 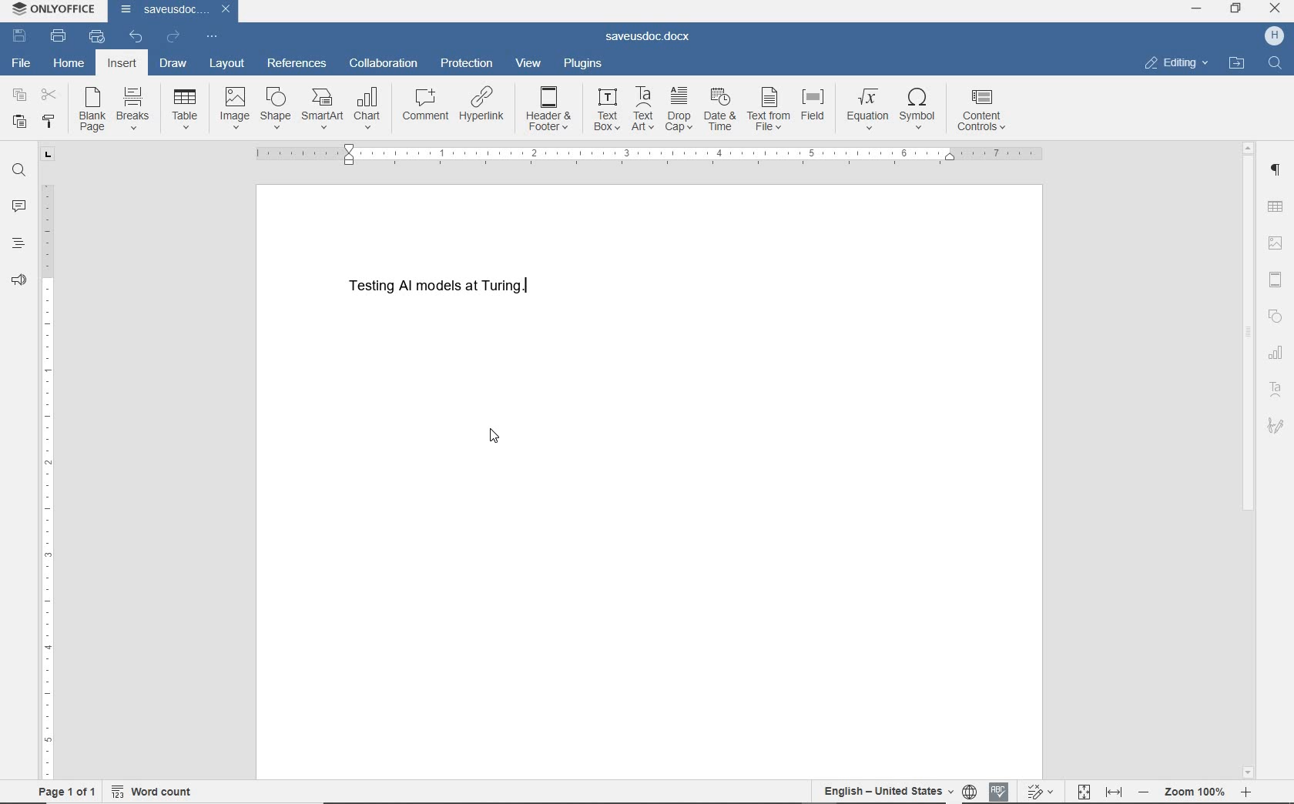 What do you see at coordinates (1045, 792) in the screenshot?
I see `Track changes` at bounding box center [1045, 792].